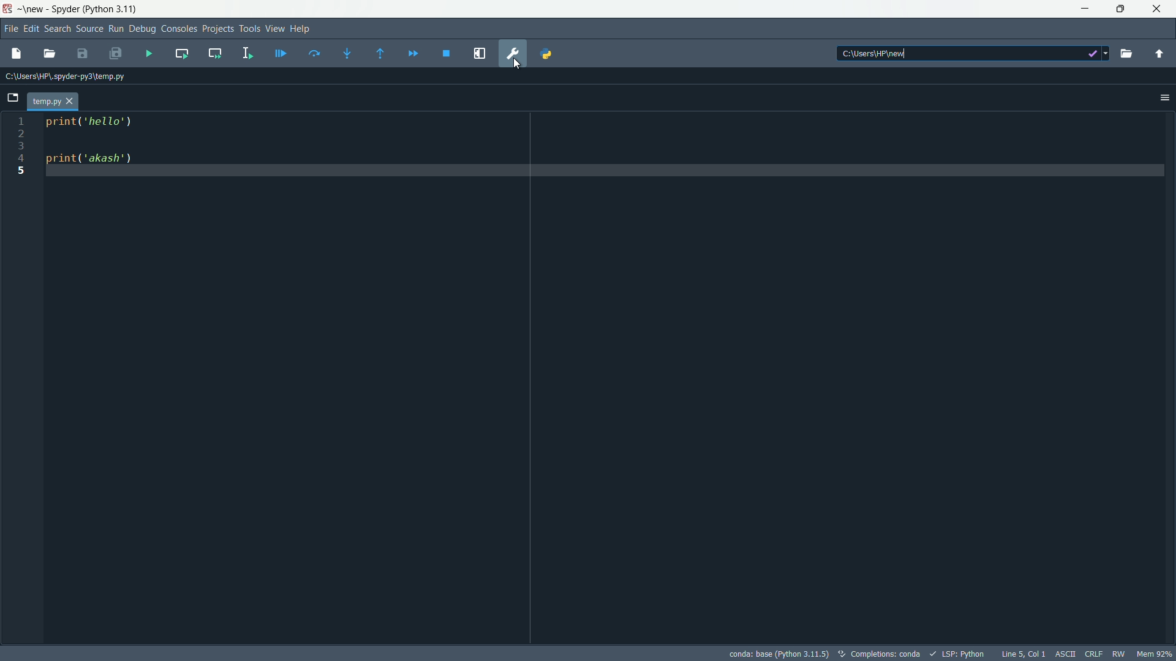  Describe the element at coordinates (89, 29) in the screenshot. I see `source menu` at that location.